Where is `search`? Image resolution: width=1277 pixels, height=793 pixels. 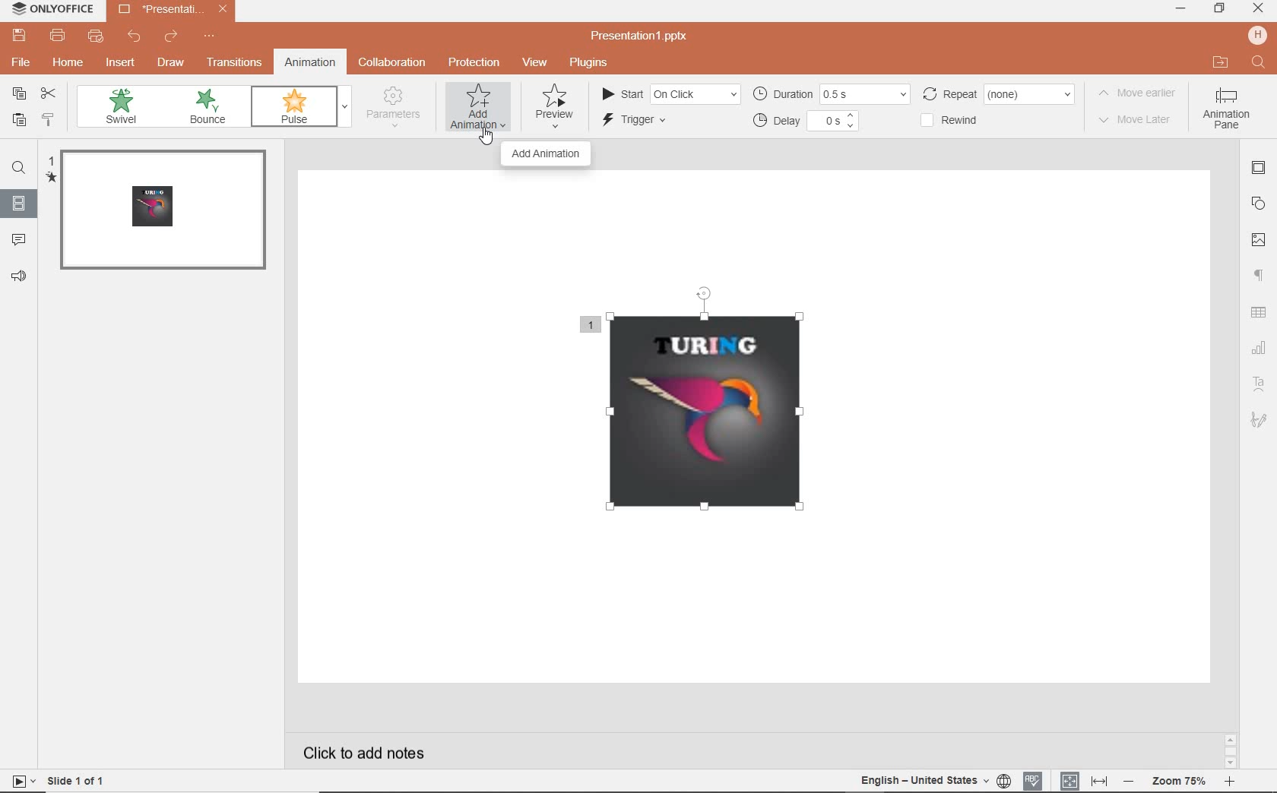 search is located at coordinates (1259, 61).